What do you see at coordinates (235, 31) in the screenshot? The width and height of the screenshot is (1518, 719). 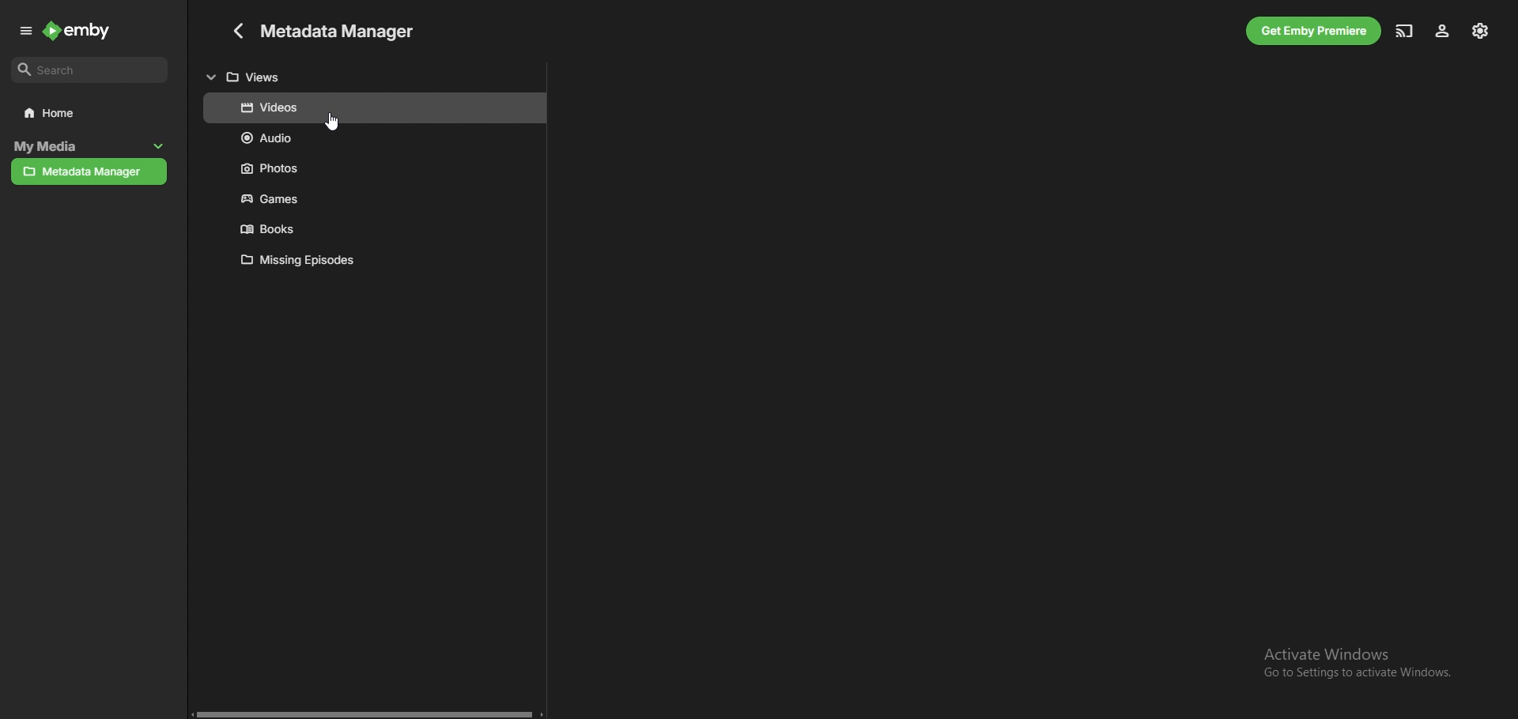 I see `go back` at bounding box center [235, 31].